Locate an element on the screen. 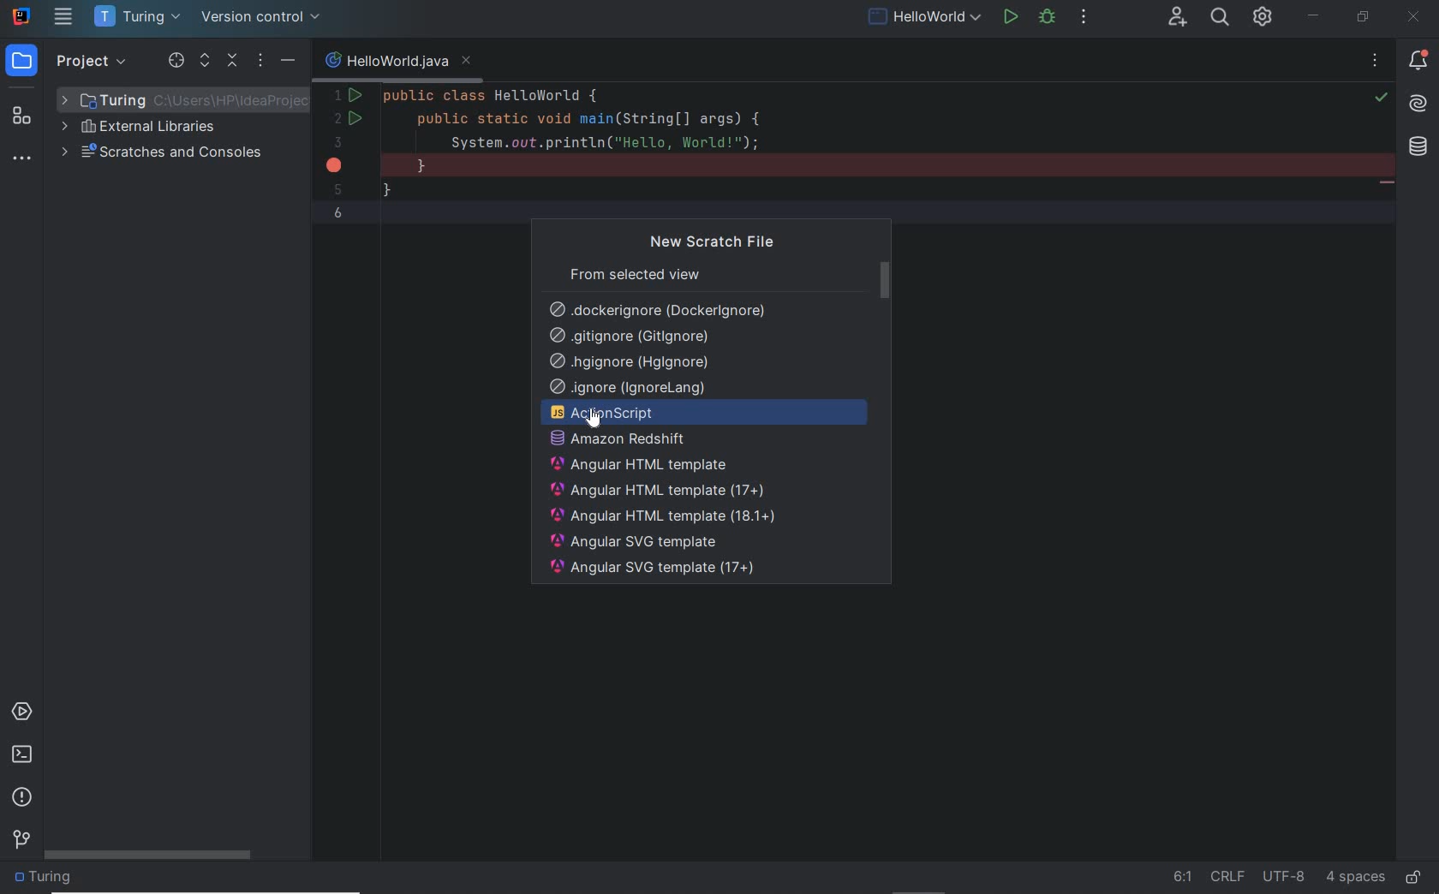  RESTORE DOWN is located at coordinates (1361, 19).